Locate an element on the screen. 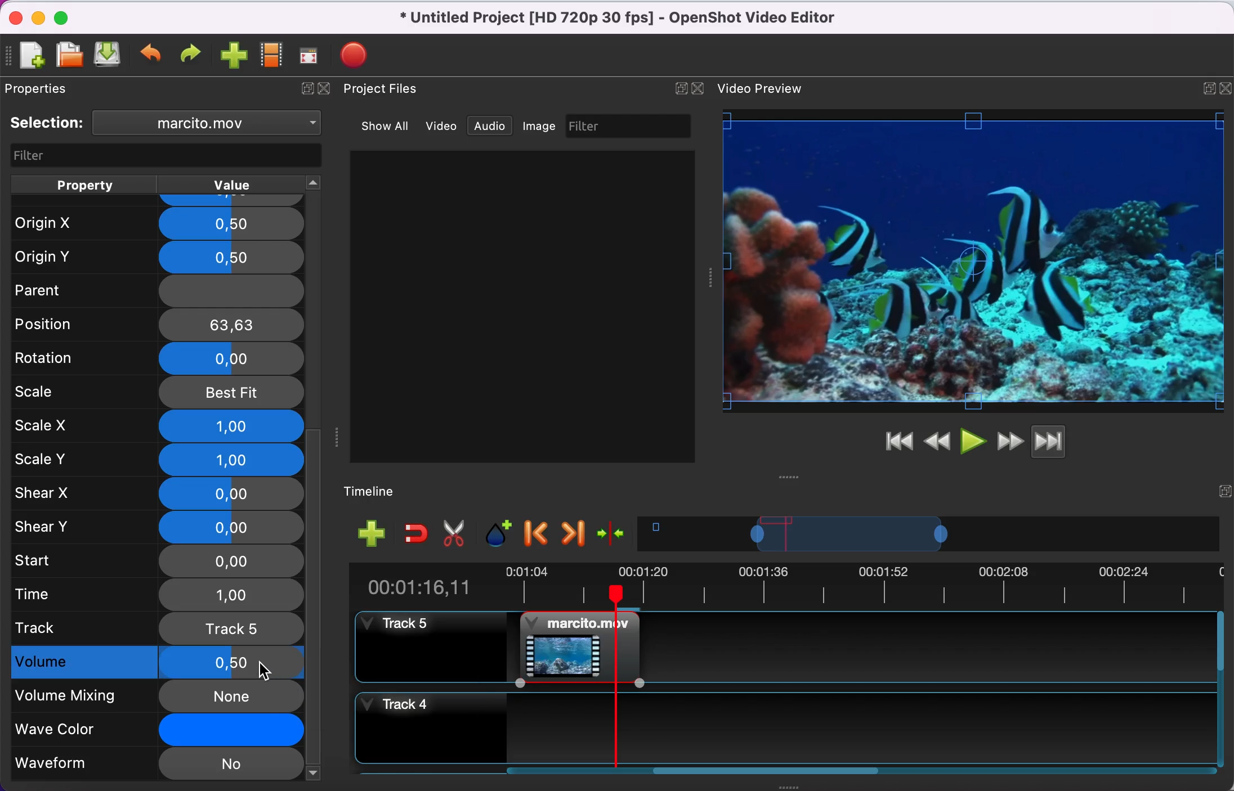 The image size is (1234, 791). volume 0,5 is located at coordinates (157, 662).